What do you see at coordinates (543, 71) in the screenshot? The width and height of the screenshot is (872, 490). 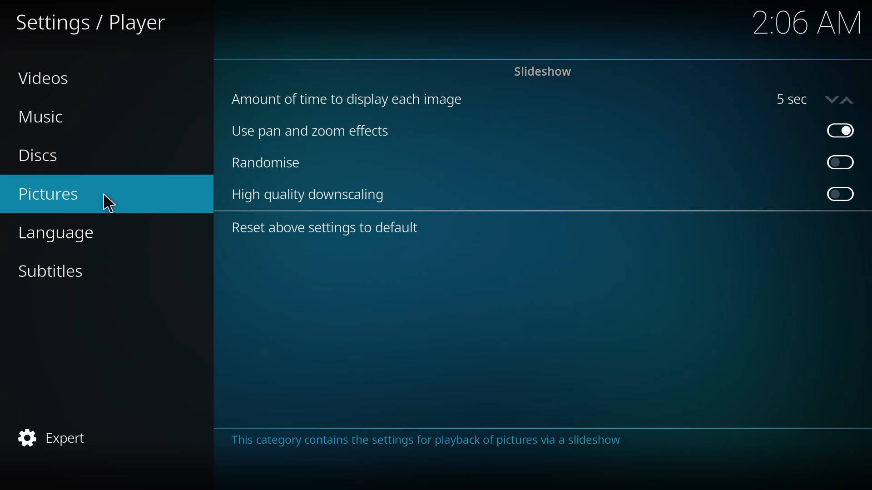 I see `slideshow` at bounding box center [543, 71].